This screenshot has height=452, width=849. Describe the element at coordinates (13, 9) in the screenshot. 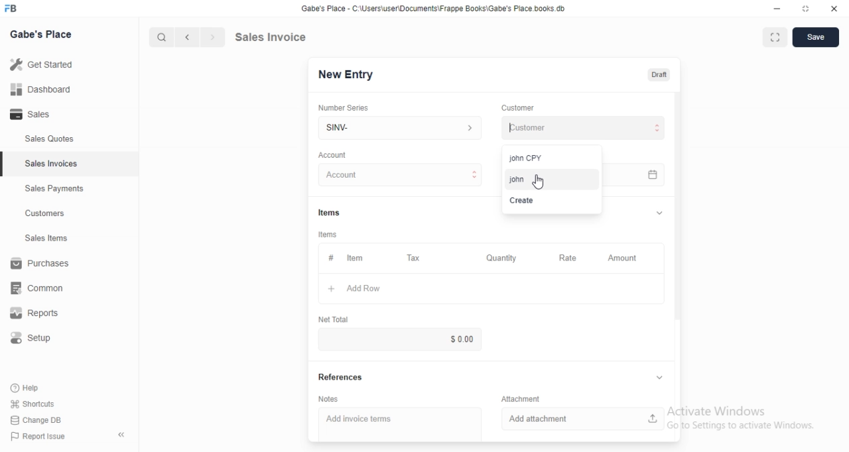

I see `FB logo` at that location.